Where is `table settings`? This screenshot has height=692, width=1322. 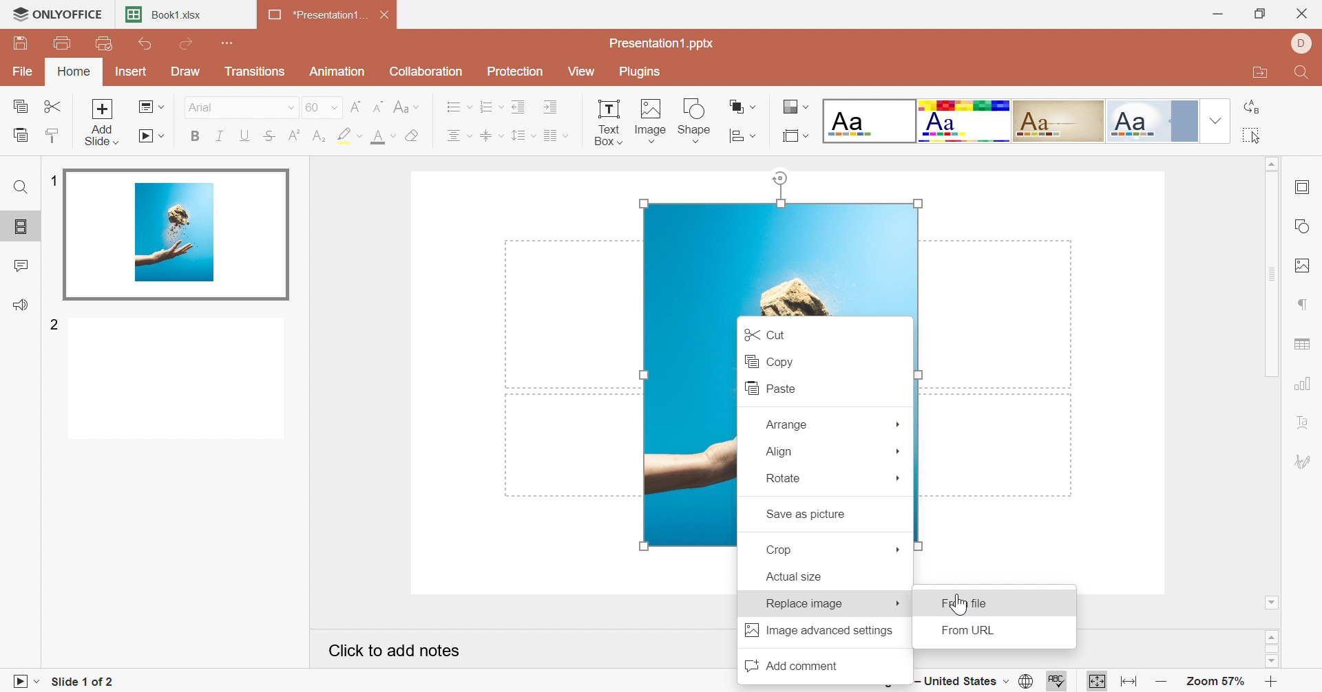 table settings is located at coordinates (1305, 345).